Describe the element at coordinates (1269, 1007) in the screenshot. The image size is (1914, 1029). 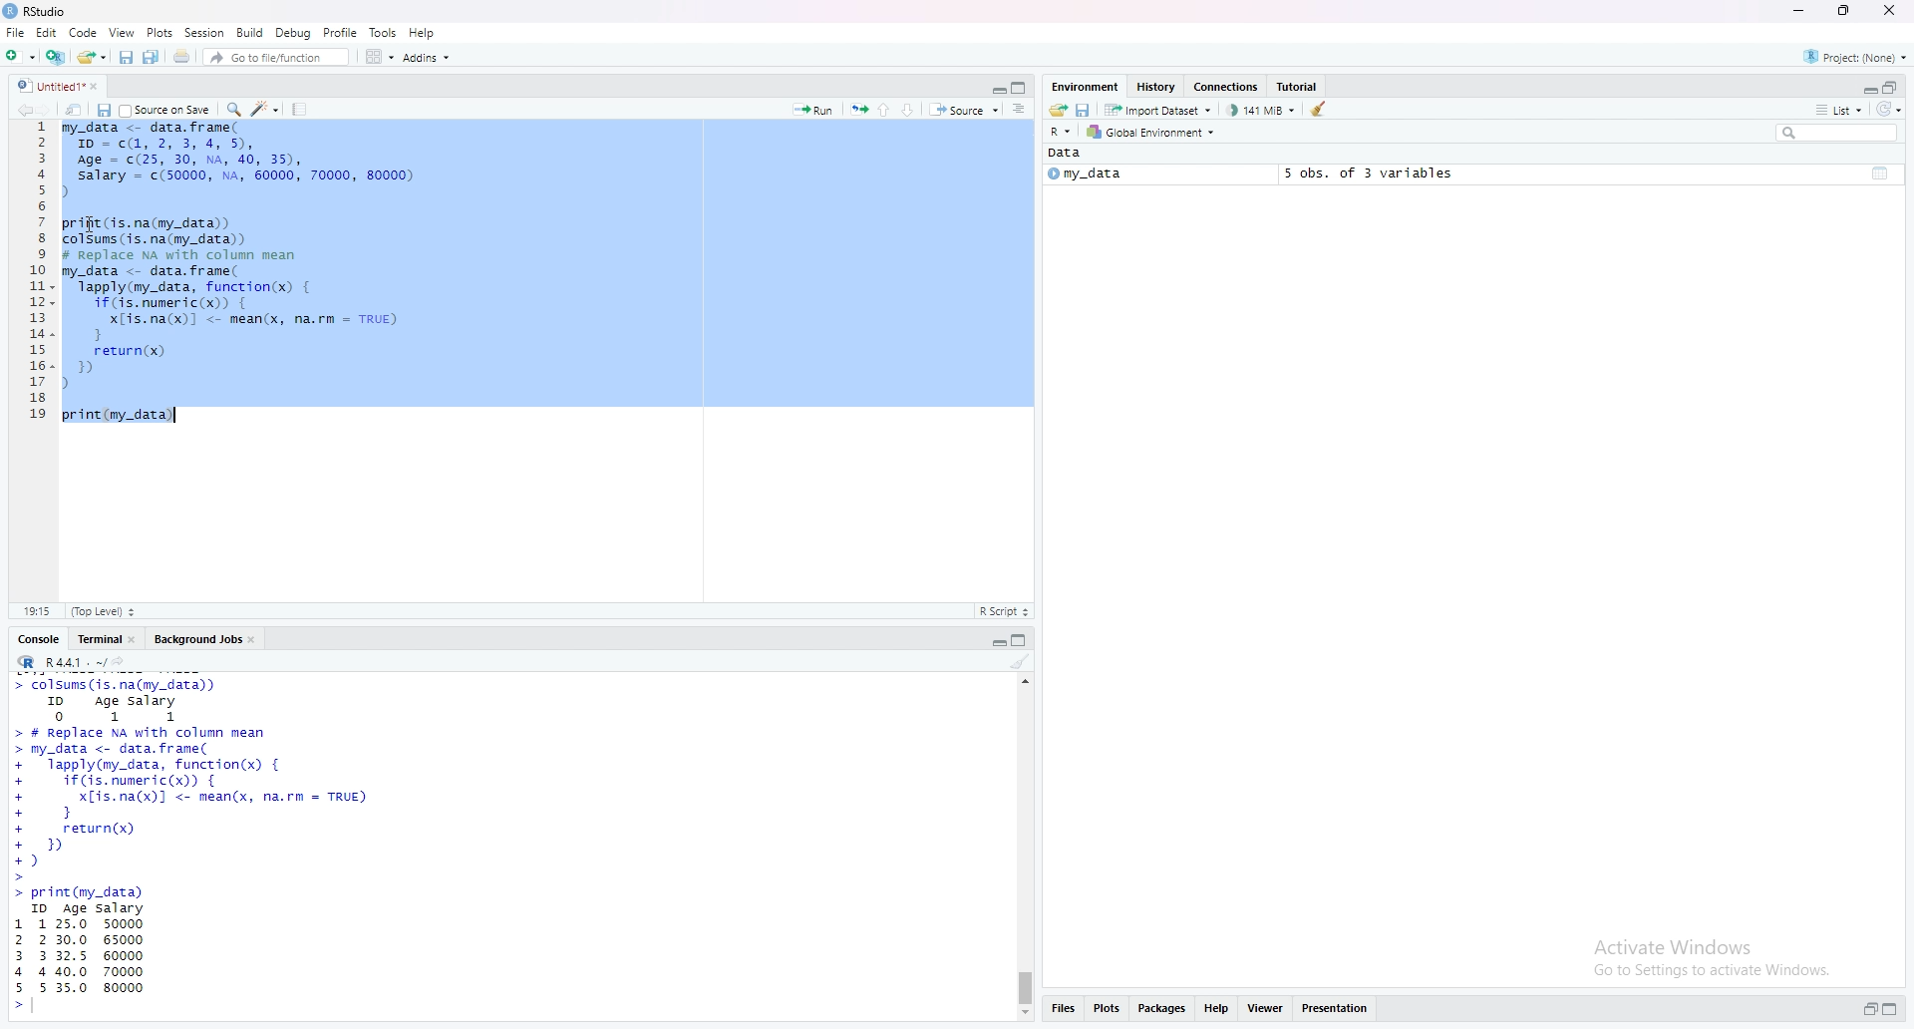
I see `views` at that location.